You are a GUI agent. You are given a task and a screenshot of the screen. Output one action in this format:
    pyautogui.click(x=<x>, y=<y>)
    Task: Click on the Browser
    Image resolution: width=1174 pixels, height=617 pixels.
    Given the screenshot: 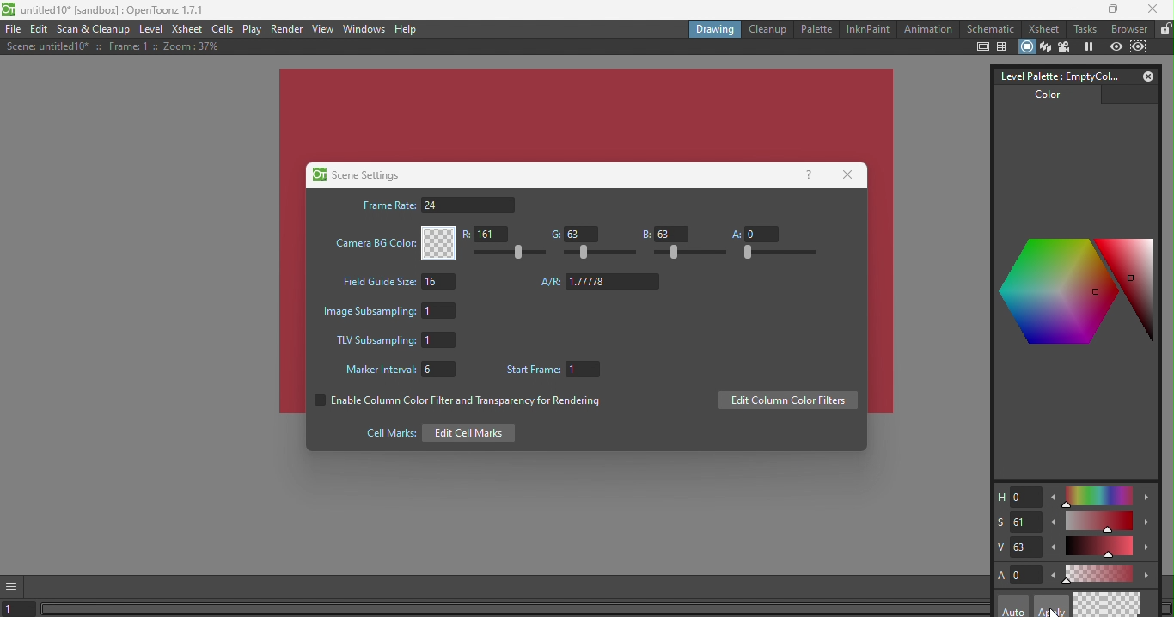 What is the action you would take?
    pyautogui.click(x=1128, y=28)
    